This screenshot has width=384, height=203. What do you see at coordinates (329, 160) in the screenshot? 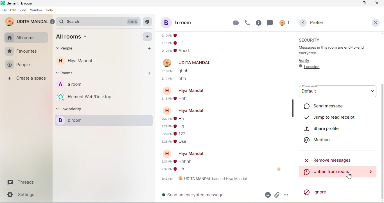
I see `remove messages` at bounding box center [329, 160].